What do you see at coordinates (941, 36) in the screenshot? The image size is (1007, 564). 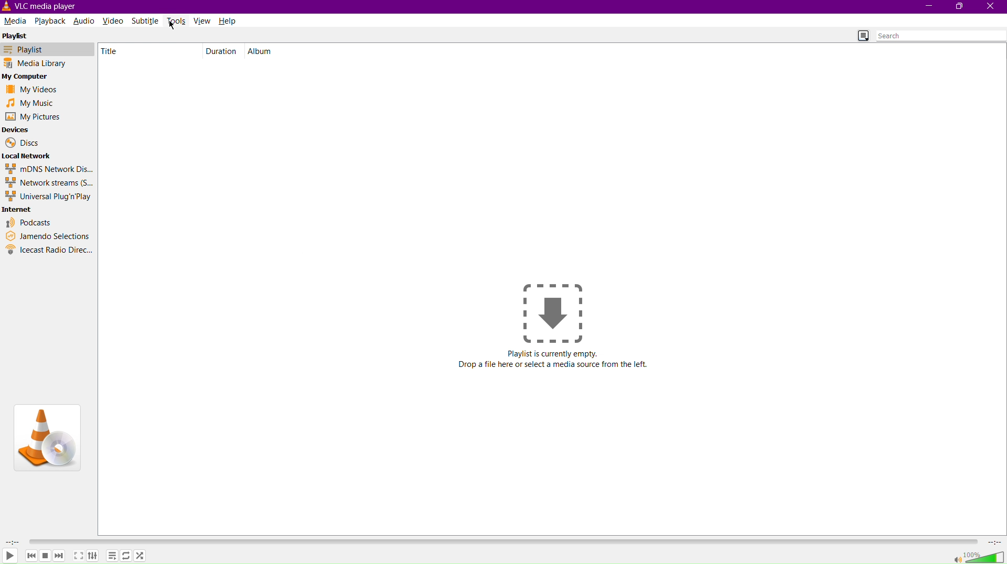 I see `Search bar` at bounding box center [941, 36].